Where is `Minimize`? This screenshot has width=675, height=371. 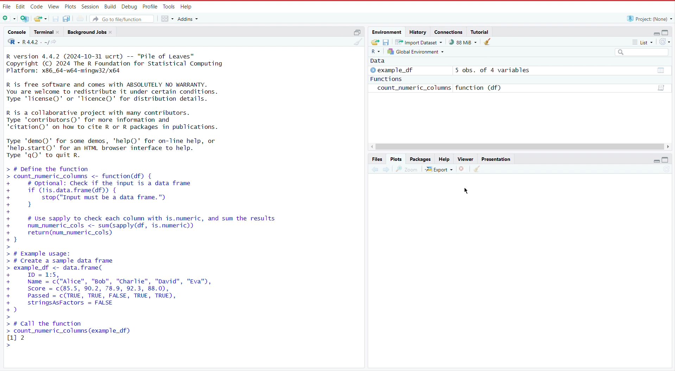 Minimize is located at coordinates (654, 33).